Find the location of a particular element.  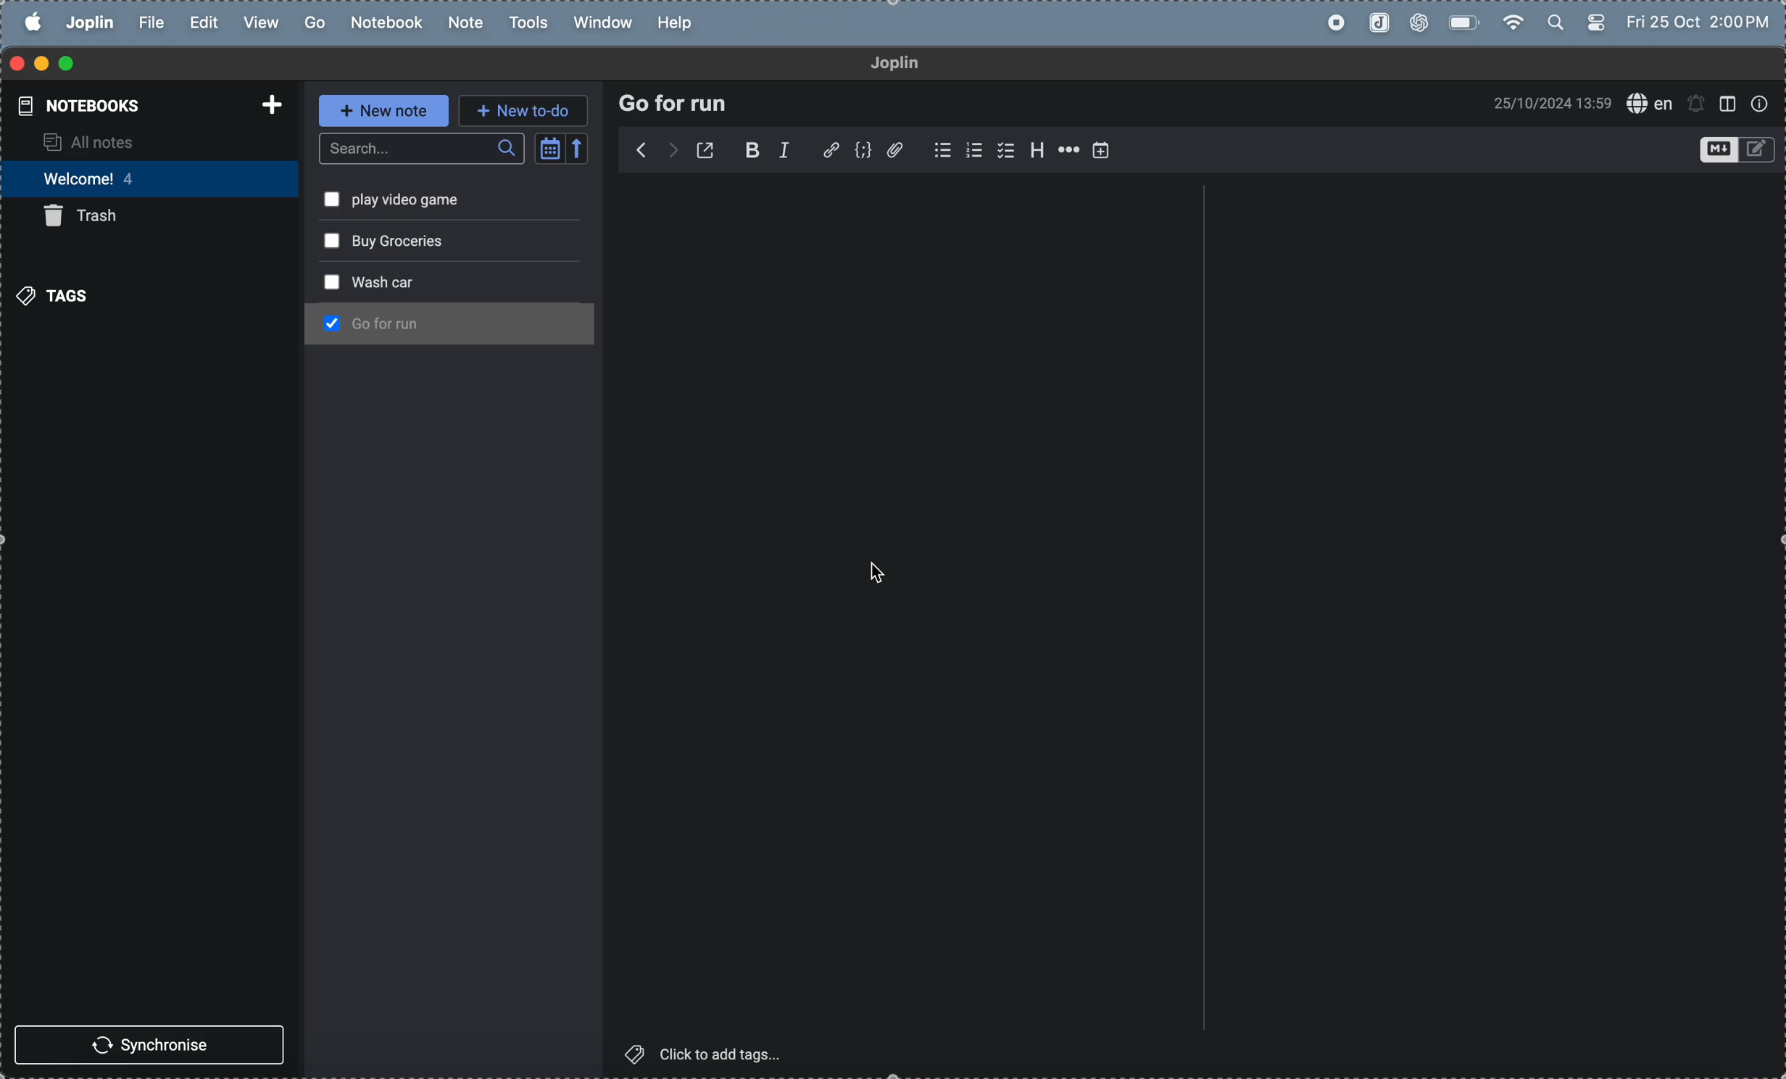

calendar  is located at coordinates (564, 147).